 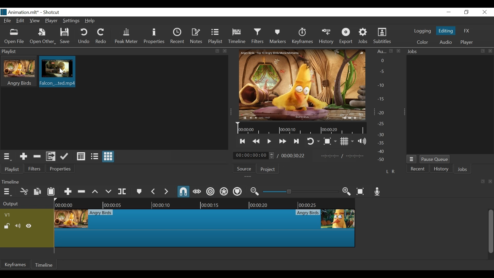 I want to click on Redo, so click(x=102, y=37).